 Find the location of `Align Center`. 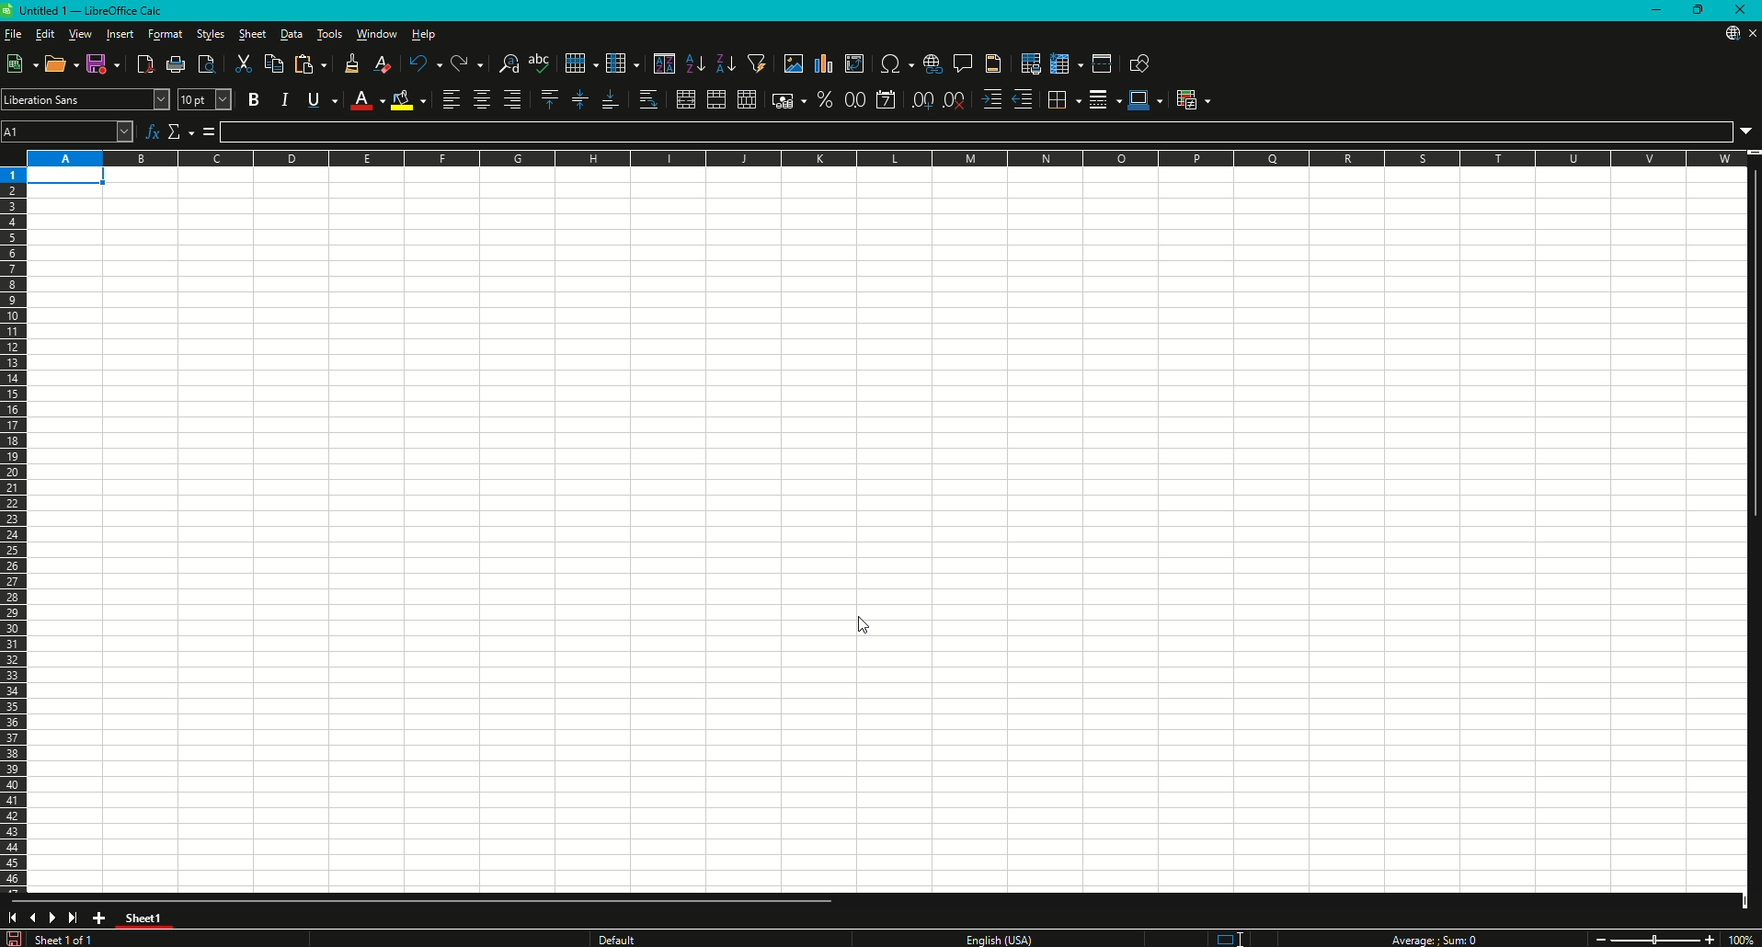

Align Center is located at coordinates (481, 99).